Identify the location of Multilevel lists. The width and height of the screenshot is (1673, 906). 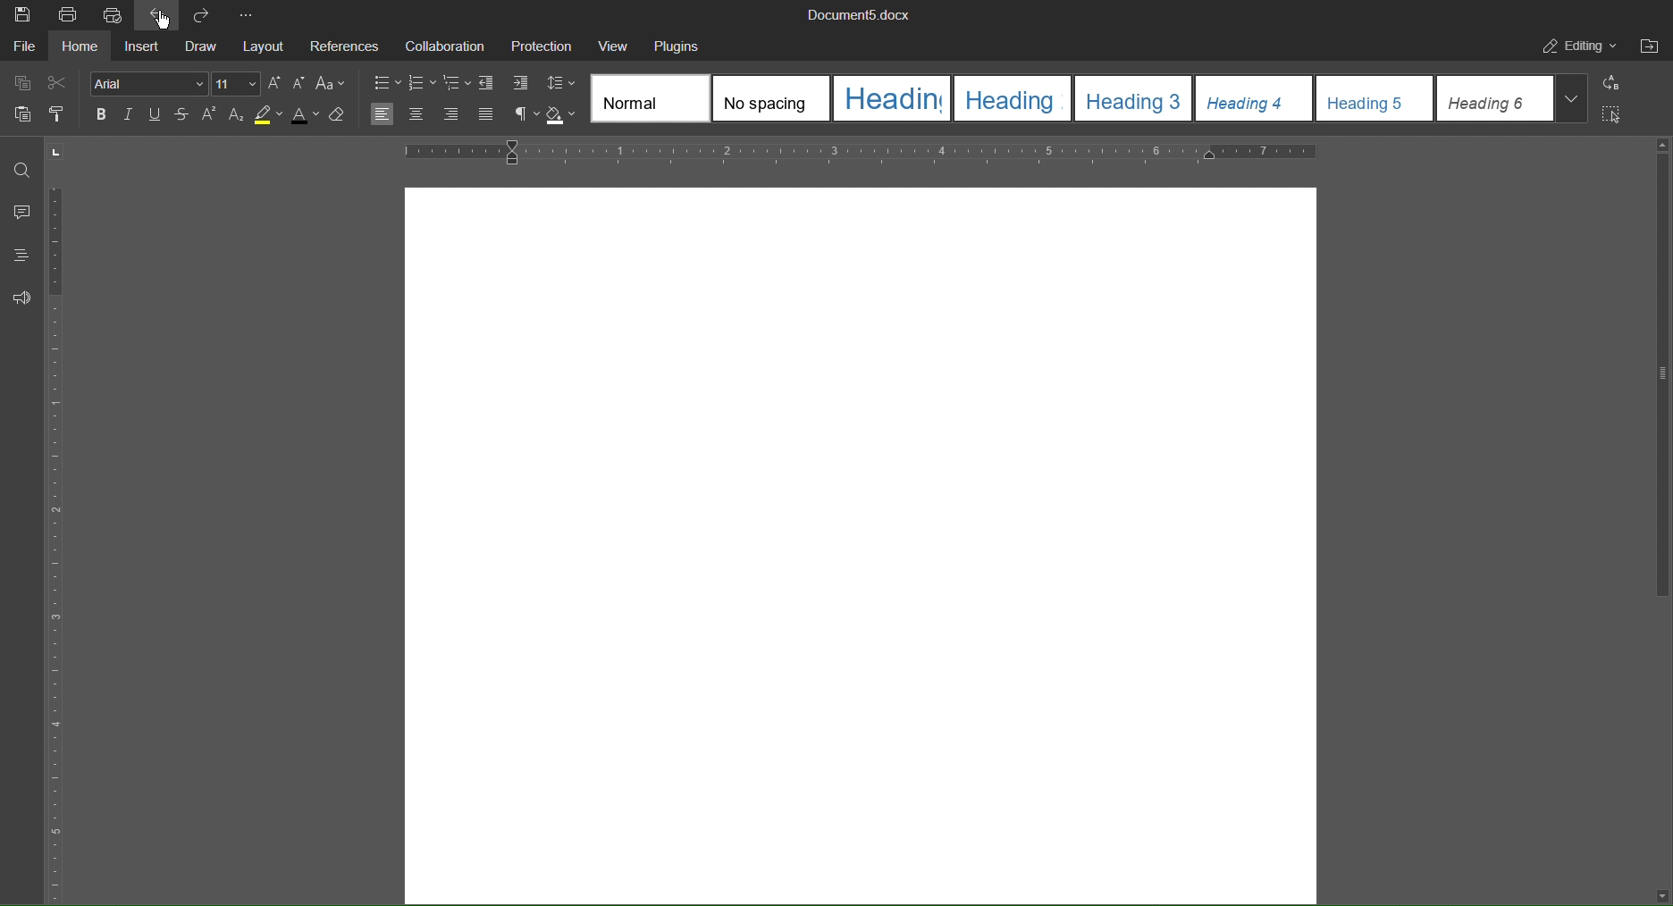
(458, 82).